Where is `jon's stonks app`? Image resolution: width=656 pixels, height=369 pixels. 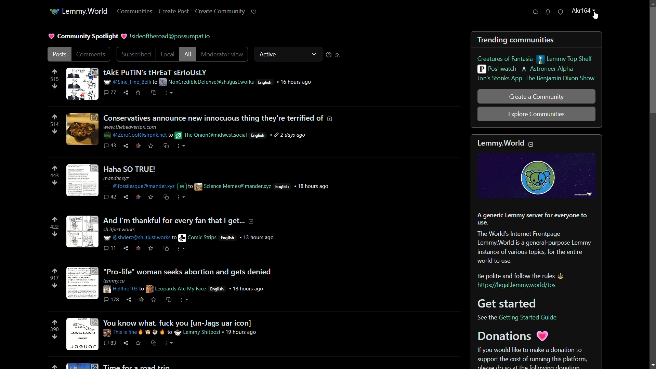
jon's stonks app is located at coordinates (498, 79).